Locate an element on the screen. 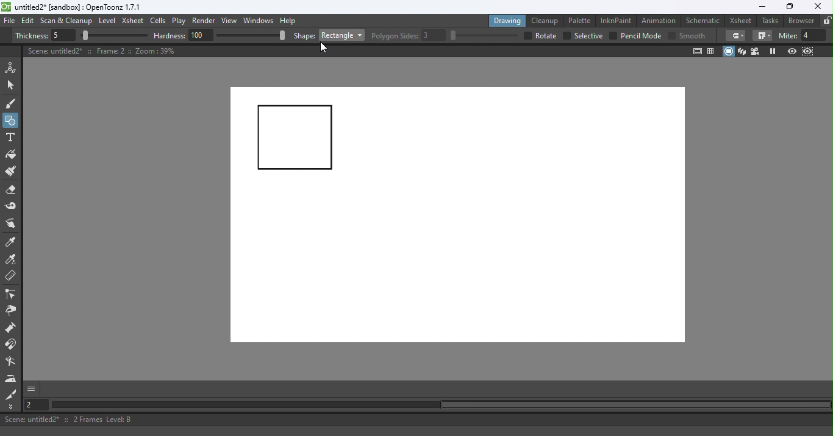 The height and width of the screenshot is (436, 833). Cleanup is located at coordinates (547, 20).